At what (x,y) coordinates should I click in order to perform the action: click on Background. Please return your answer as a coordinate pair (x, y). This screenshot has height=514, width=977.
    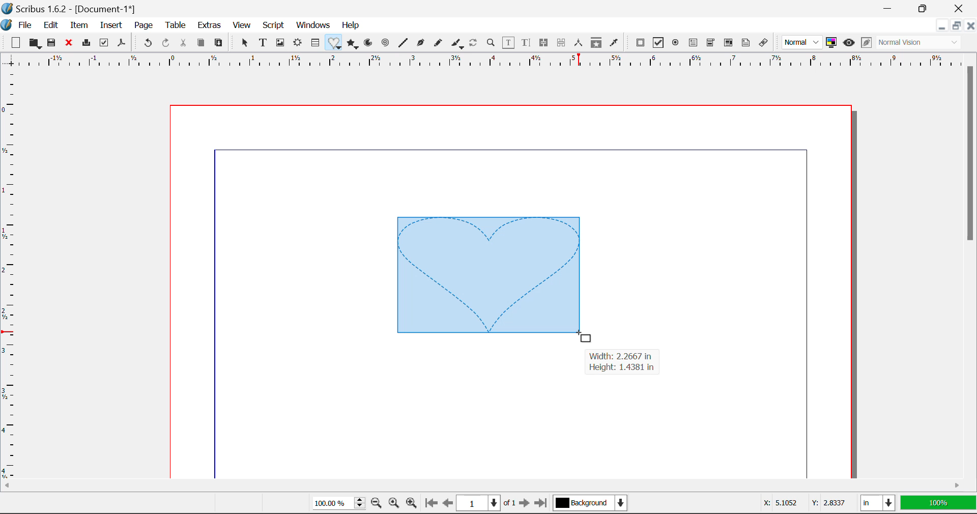
    Looking at the image, I should click on (592, 504).